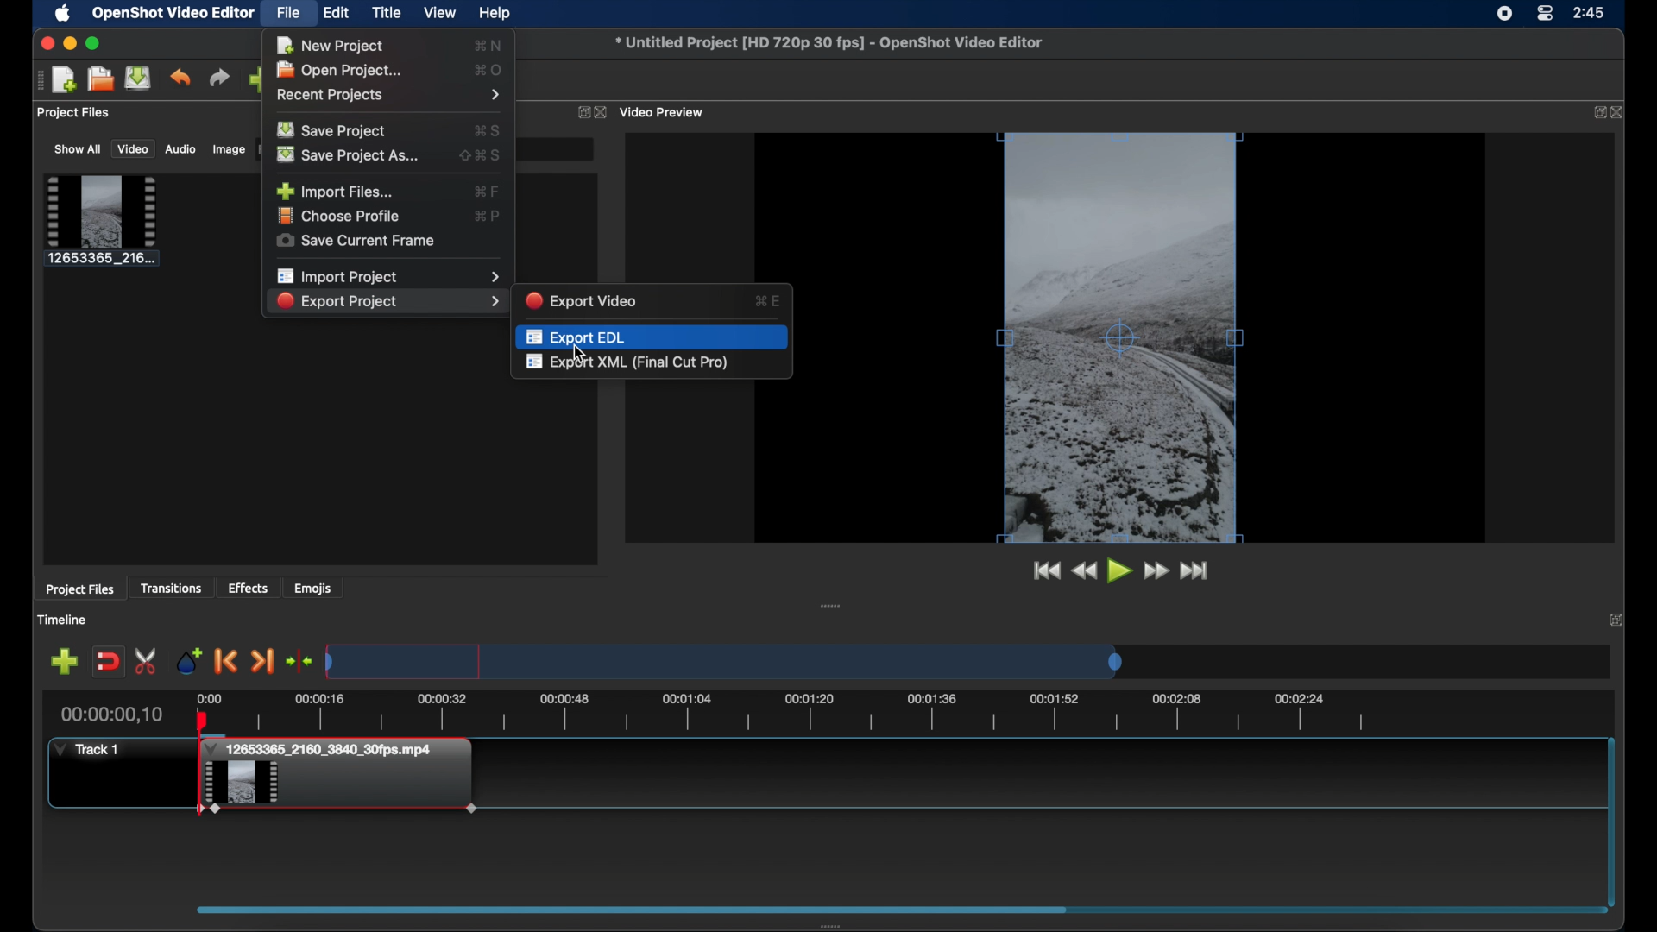 The image size is (1657, 932). What do you see at coordinates (173, 588) in the screenshot?
I see `transitions` at bounding box center [173, 588].